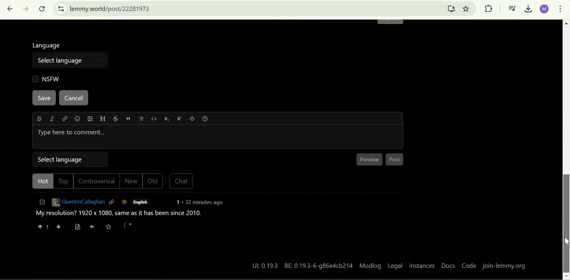  I want to click on English, so click(140, 202).